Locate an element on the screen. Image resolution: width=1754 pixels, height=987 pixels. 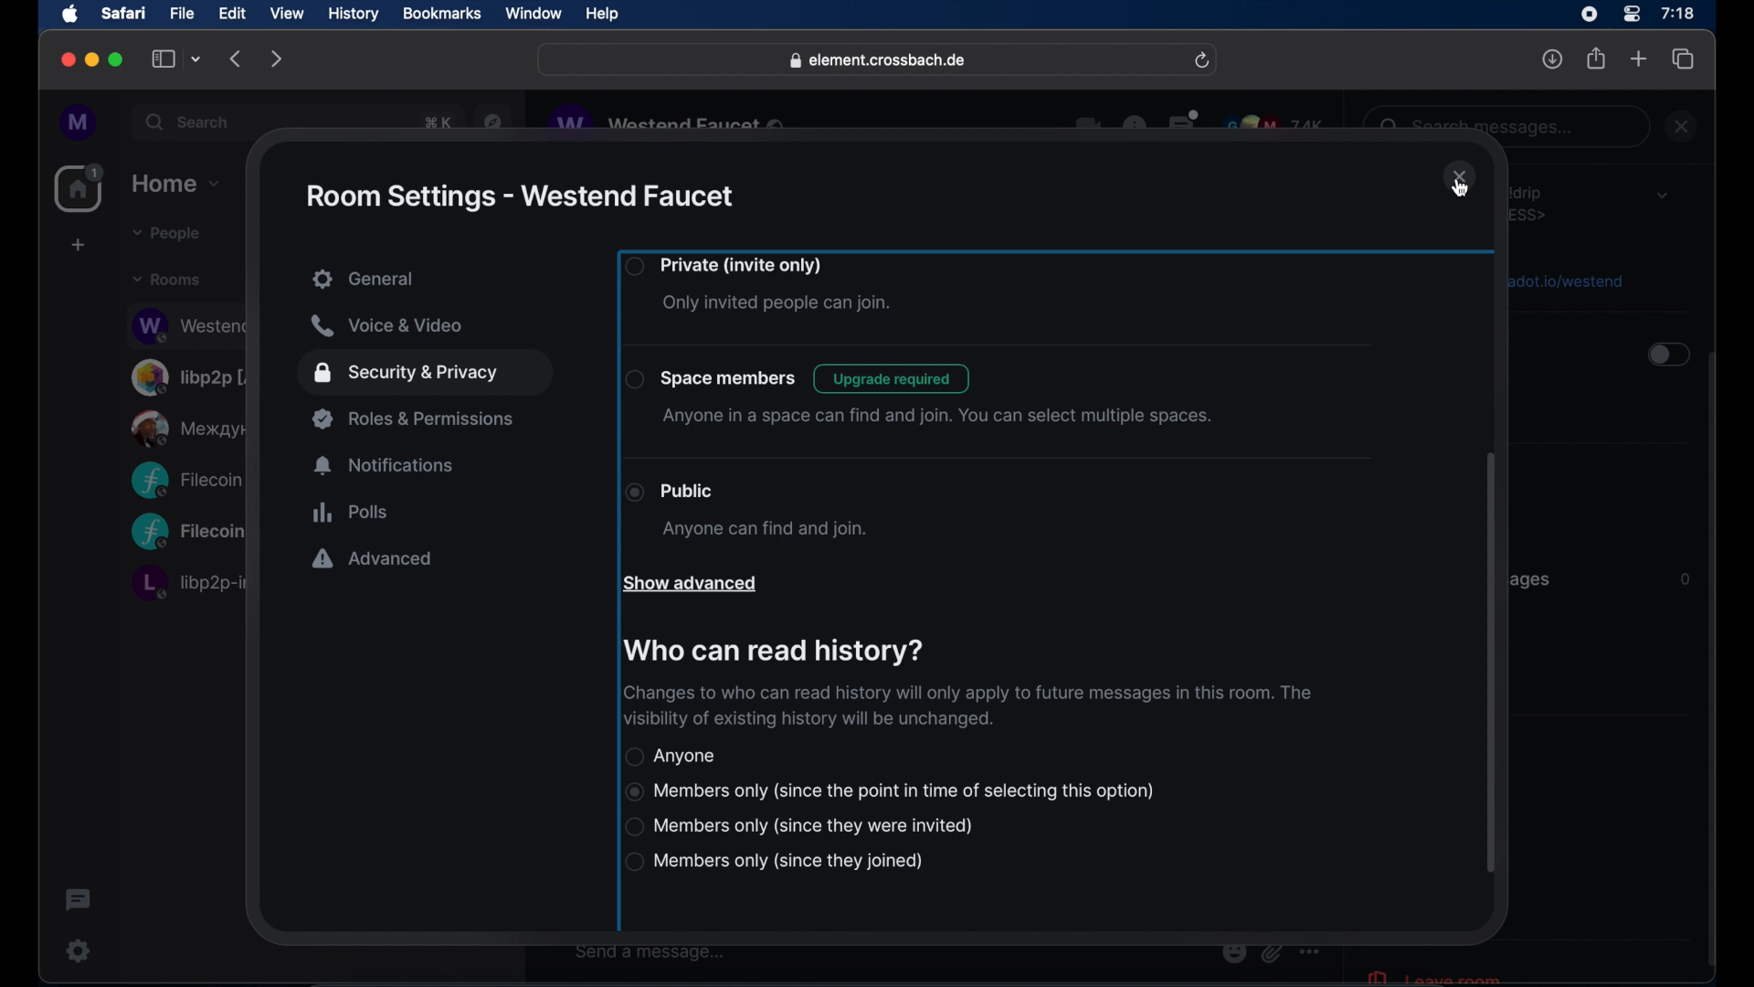
 is located at coordinates (1683, 579).